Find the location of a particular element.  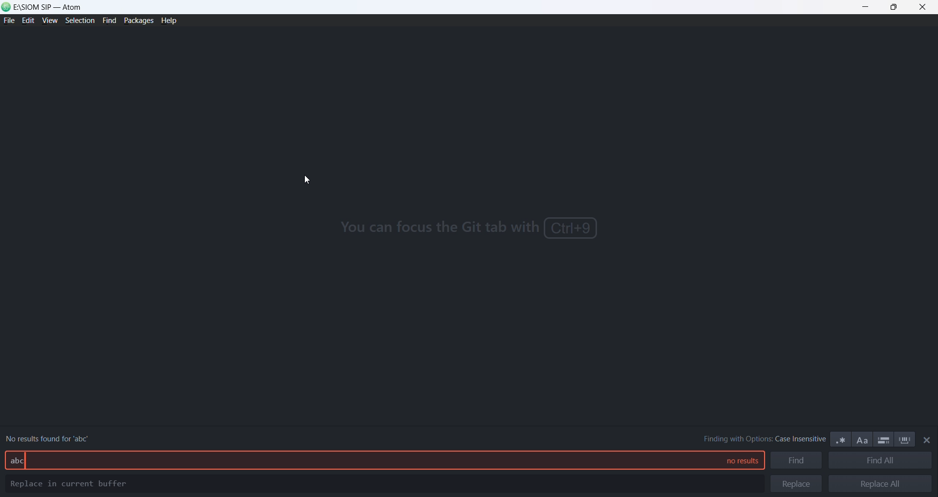

find is located at coordinates (796, 461).